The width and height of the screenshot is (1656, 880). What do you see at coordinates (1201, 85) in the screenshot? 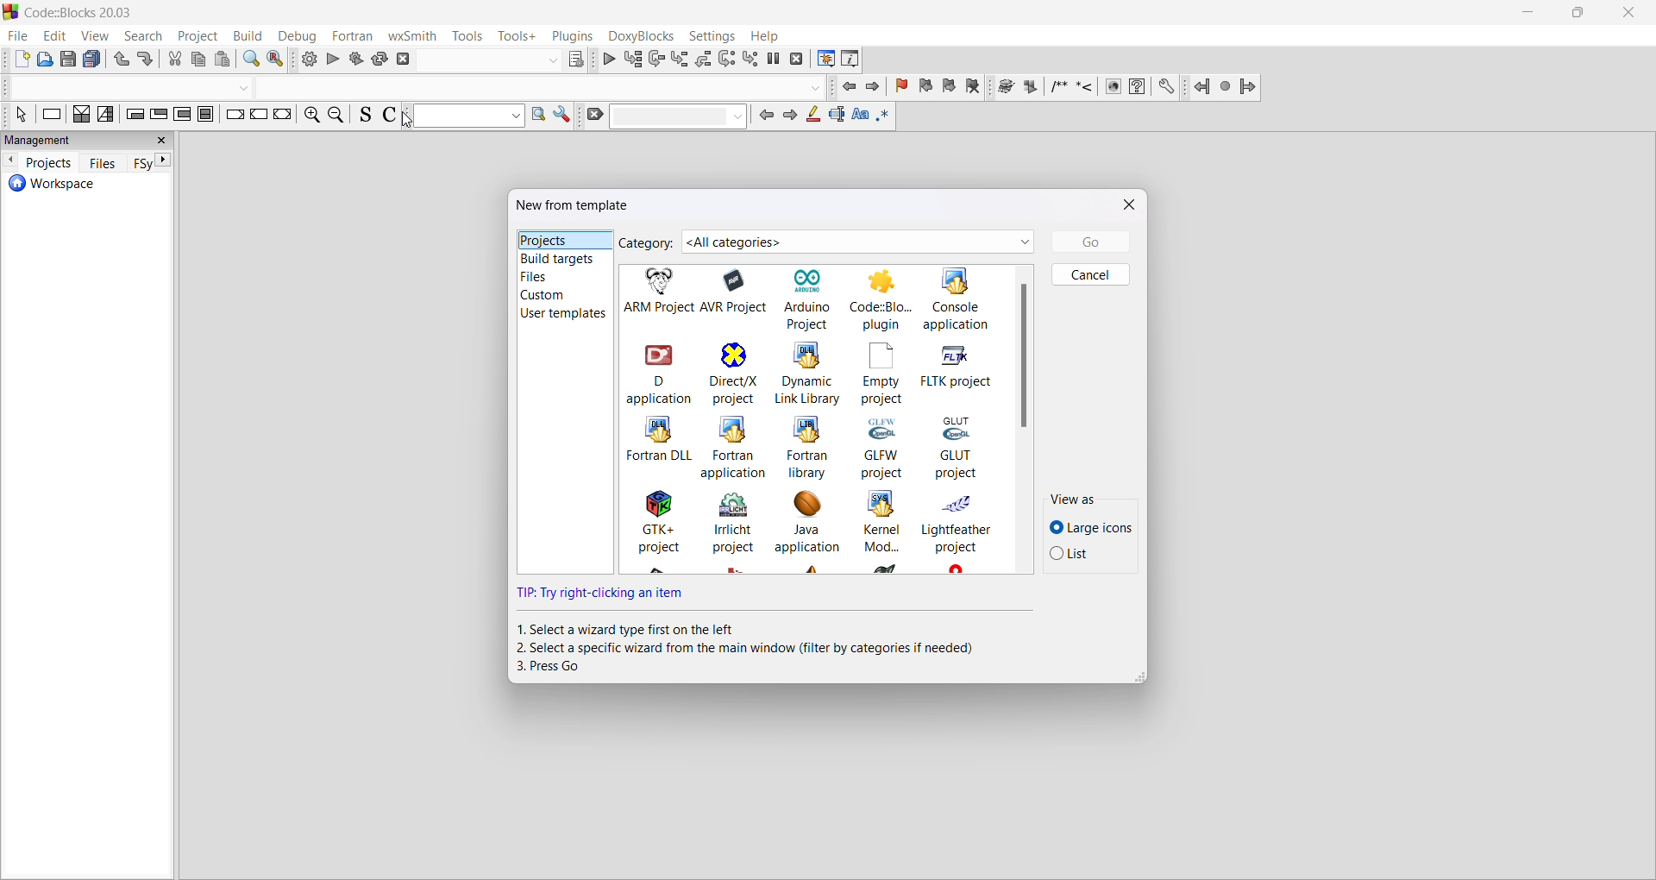
I see `Jump back` at bounding box center [1201, 85].